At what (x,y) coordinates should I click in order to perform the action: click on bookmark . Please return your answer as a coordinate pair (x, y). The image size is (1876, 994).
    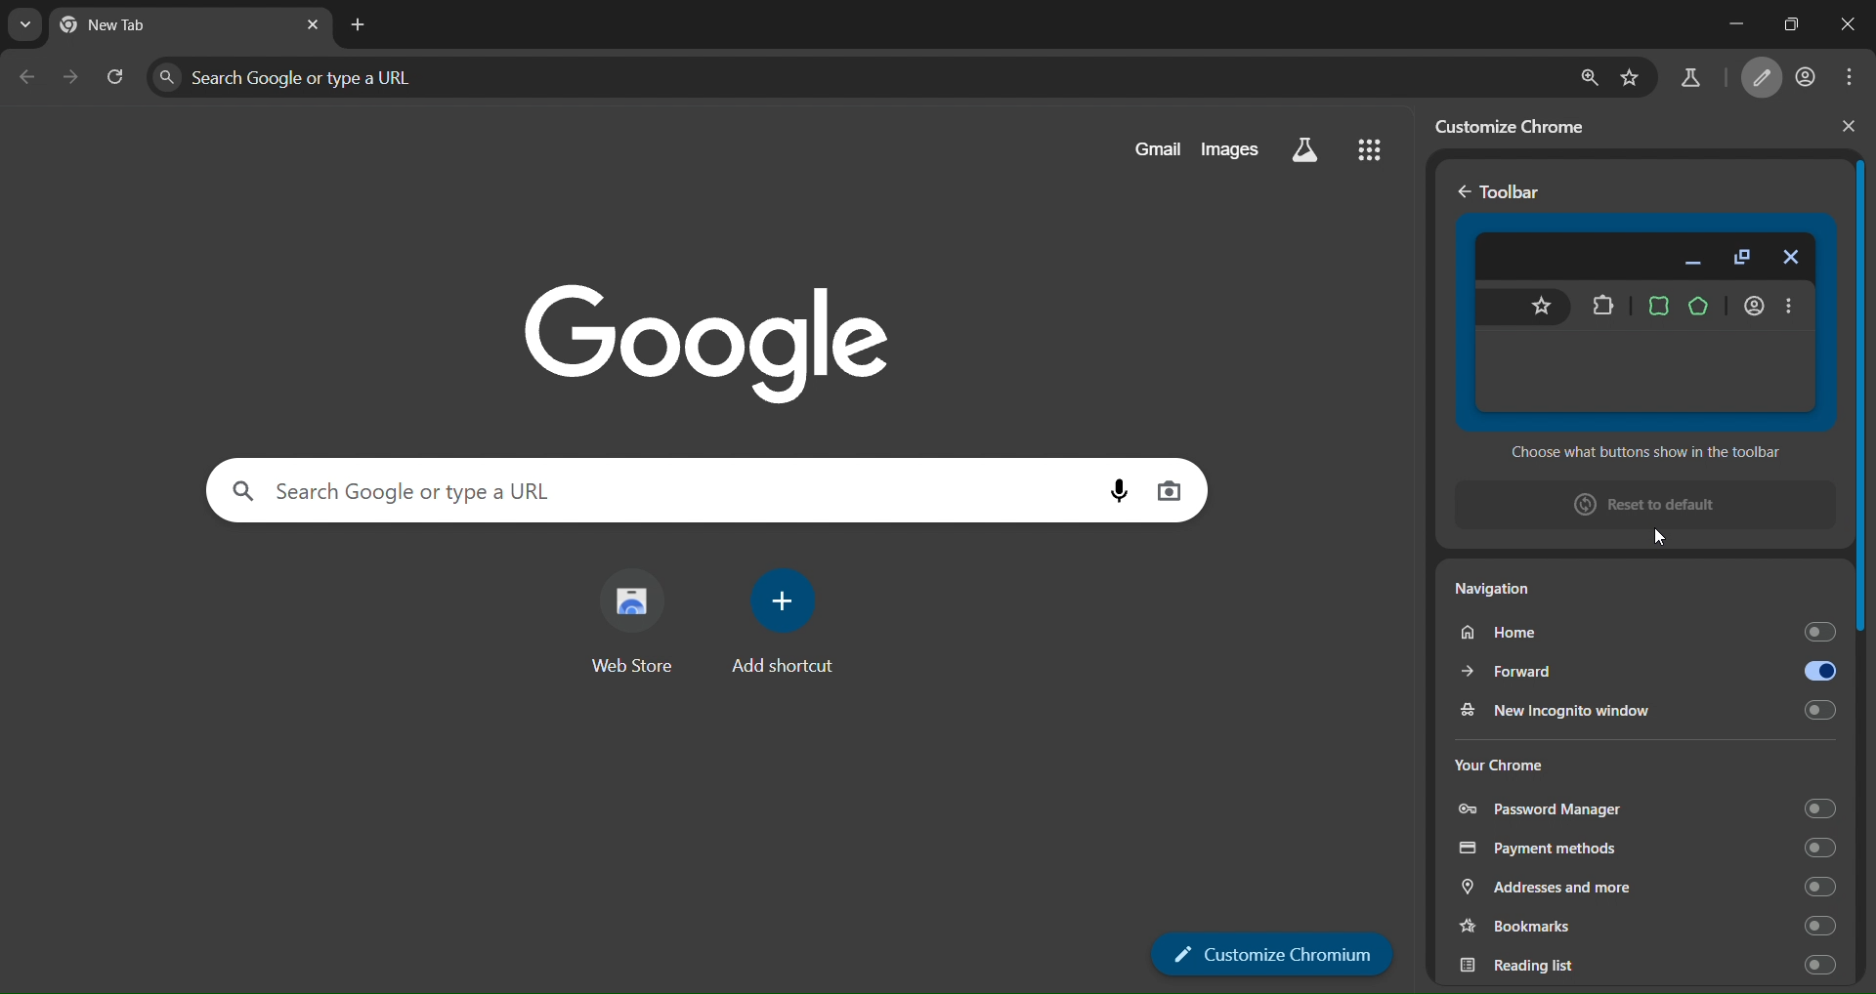
    Looking at the image, I should click on (1631, 79).